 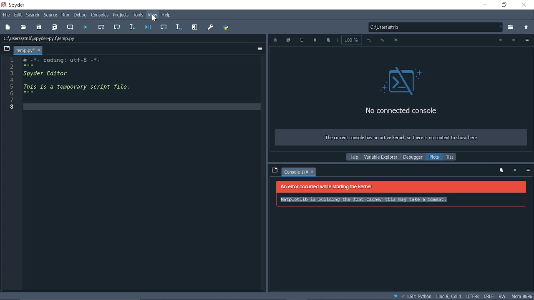 I want to click on Projects, so click(x=121, y=16).